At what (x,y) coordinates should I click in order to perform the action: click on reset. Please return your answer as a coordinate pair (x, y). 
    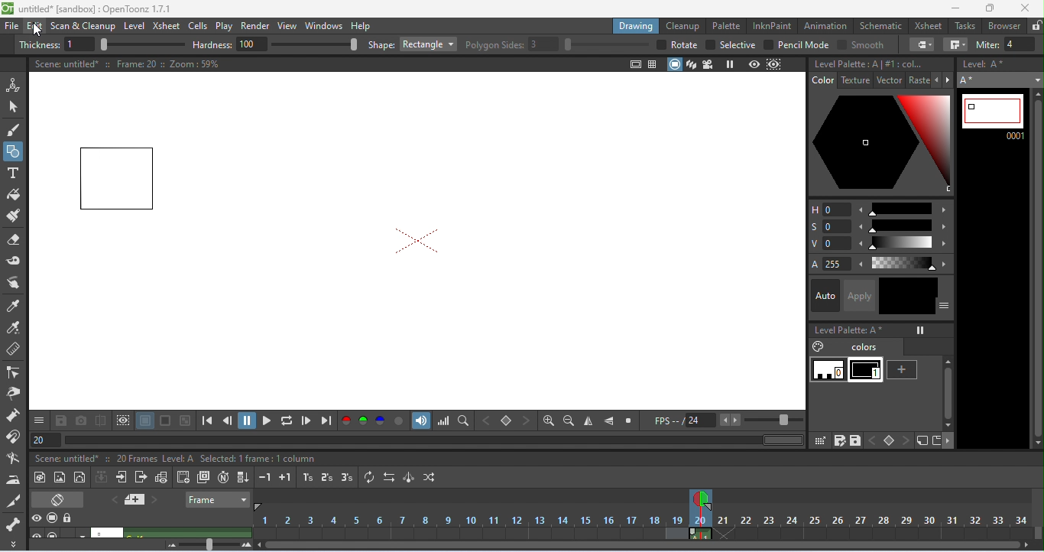
    Looking at the image, I should click on (627, 420).